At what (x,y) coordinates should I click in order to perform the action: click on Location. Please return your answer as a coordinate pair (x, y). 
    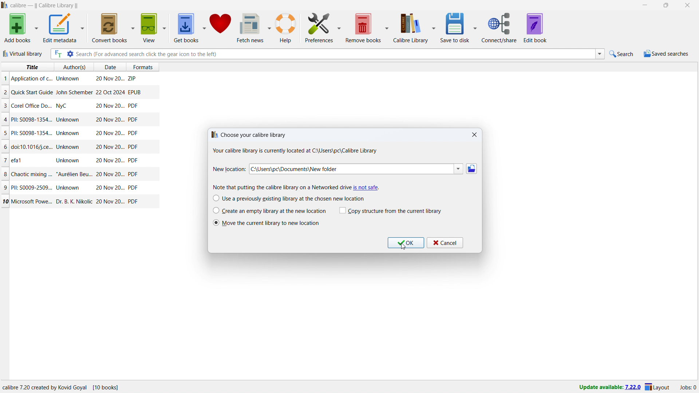
    Looking at the image, I should click on (80, 388).